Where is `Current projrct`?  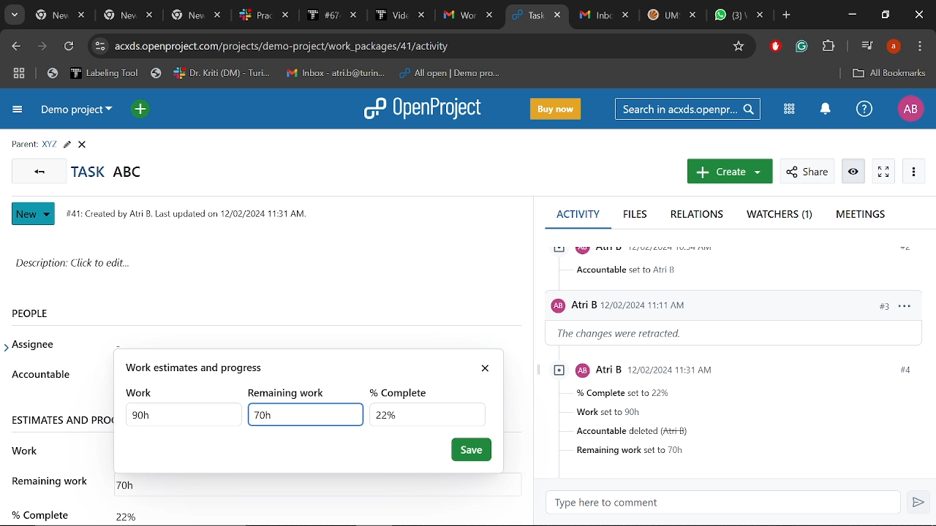
Current projrct is located at coordinates (78, 113).